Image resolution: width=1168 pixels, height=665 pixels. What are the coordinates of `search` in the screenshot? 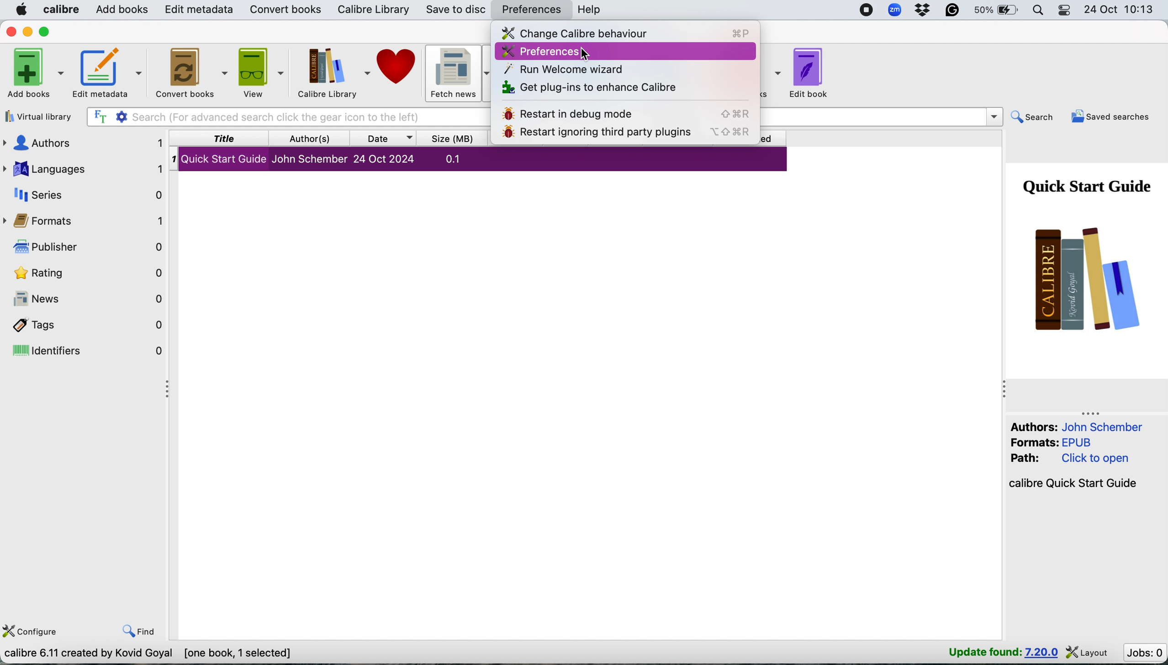 It's located at (1032, 117).